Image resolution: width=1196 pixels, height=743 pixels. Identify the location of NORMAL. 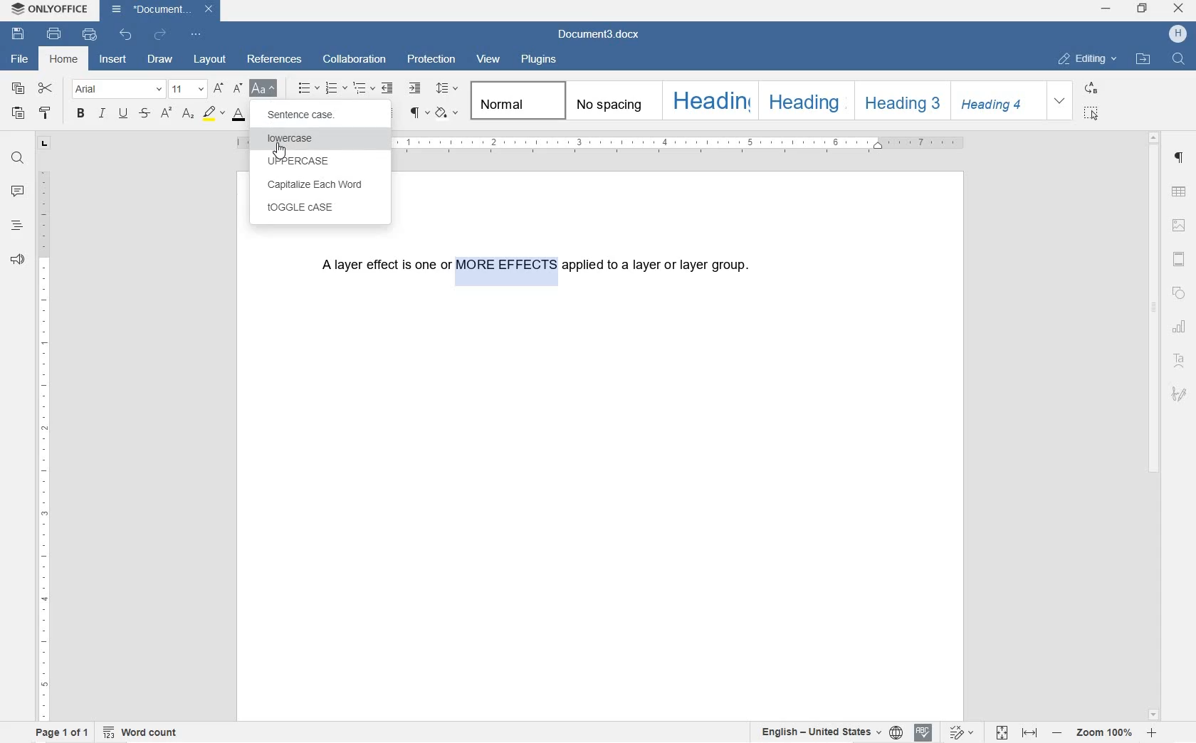
(515, 100).